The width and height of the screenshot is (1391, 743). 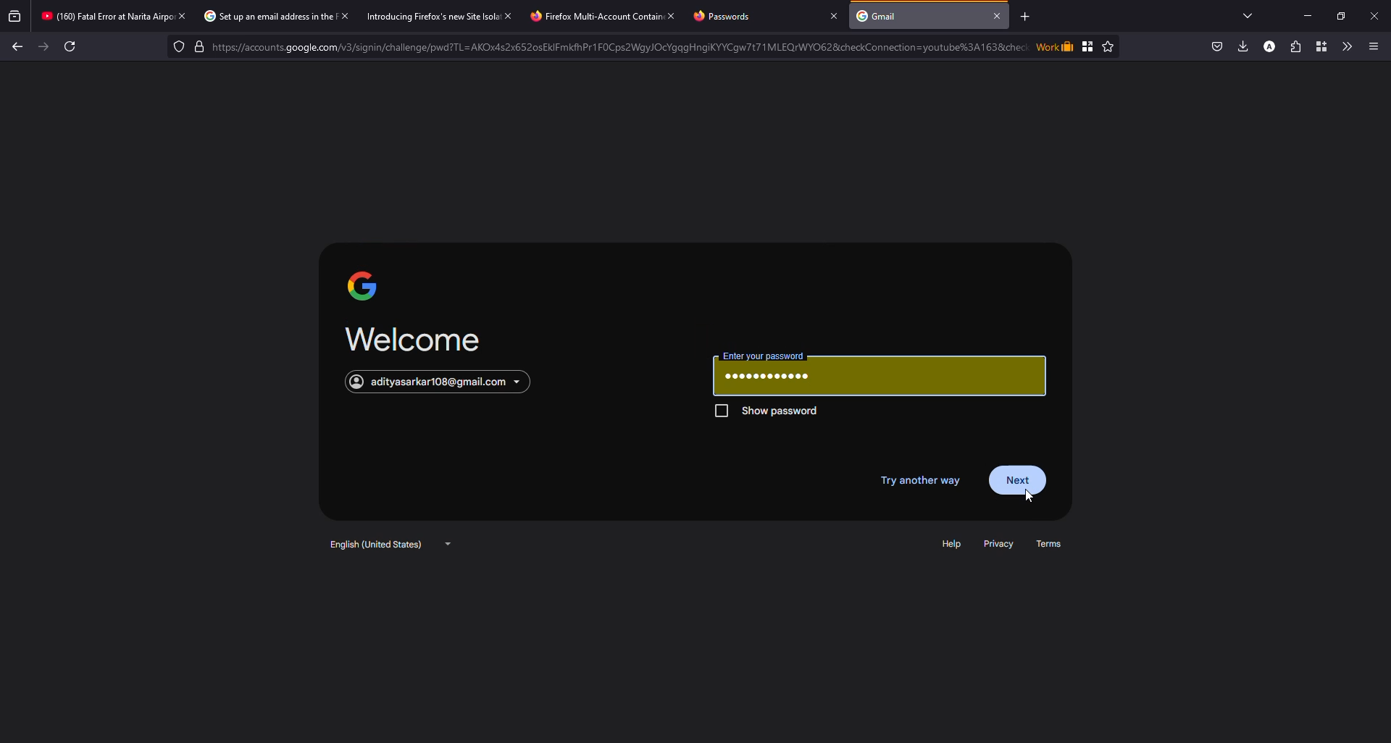 What do you see at coordinates (671, 15) in the screenshot?
I see `close` at bounding box center [671, 15].